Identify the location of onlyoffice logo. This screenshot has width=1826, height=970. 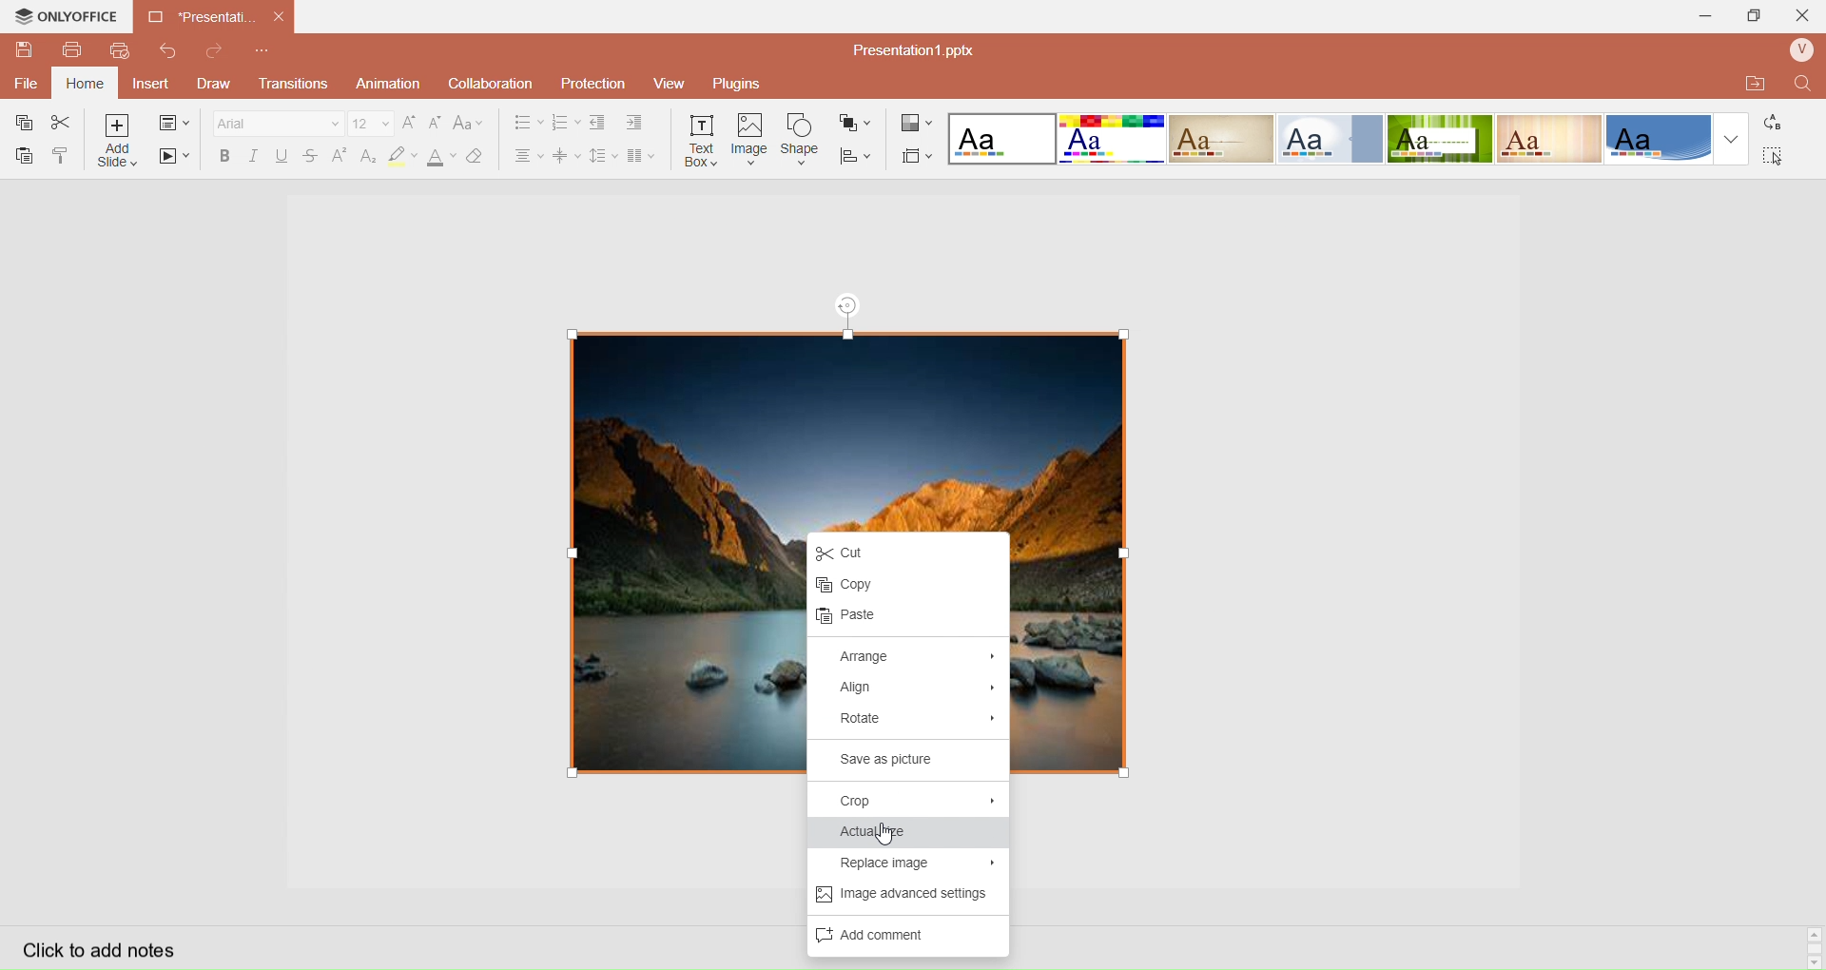
(22, 18).